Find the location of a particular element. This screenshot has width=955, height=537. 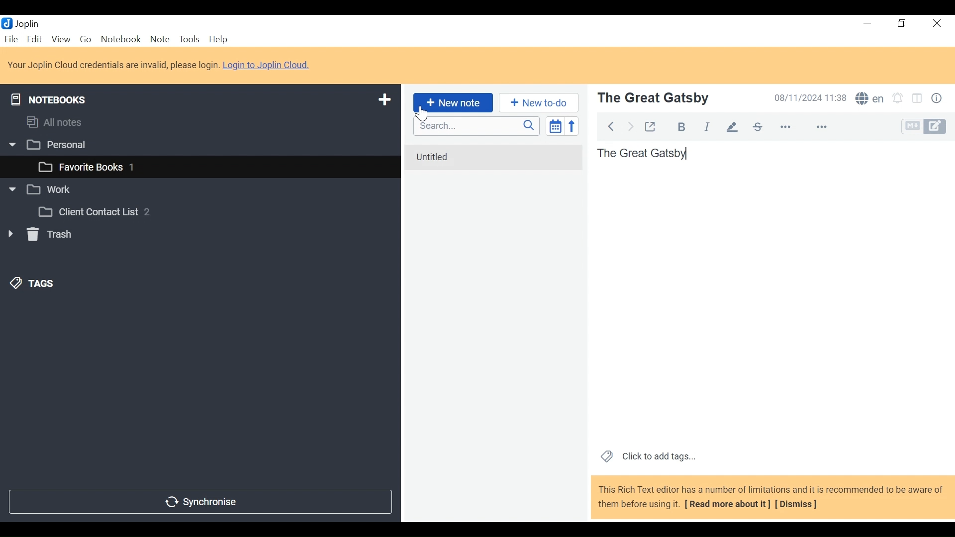

Trash is located at coordinates (41, 236).